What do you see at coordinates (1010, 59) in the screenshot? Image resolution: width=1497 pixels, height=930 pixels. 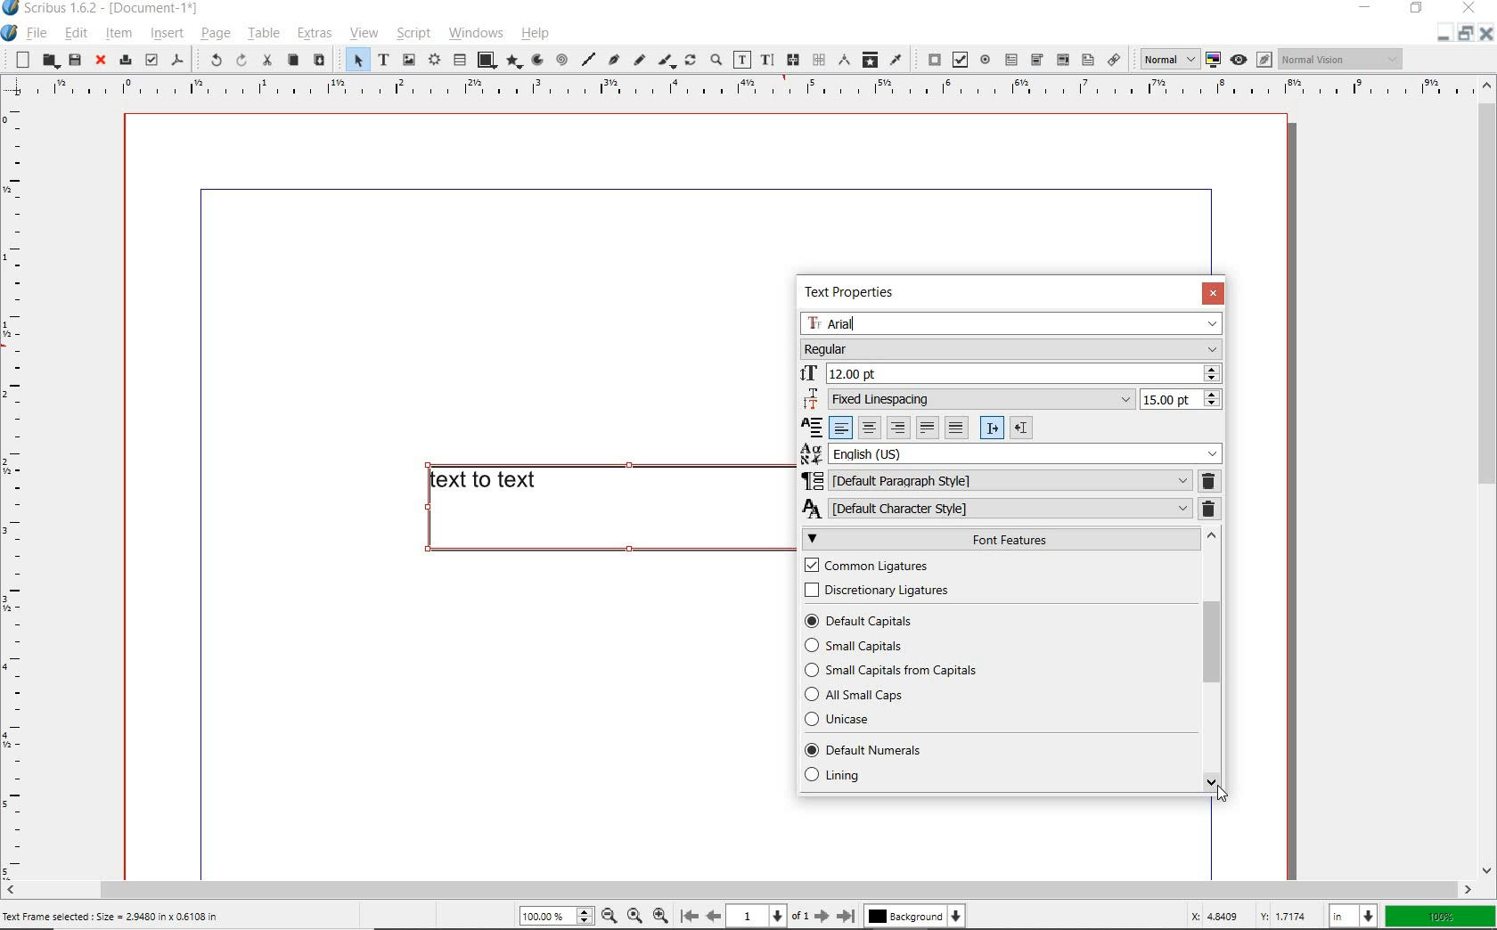 I see `pdf text field` at bounding box center [1010, 59].